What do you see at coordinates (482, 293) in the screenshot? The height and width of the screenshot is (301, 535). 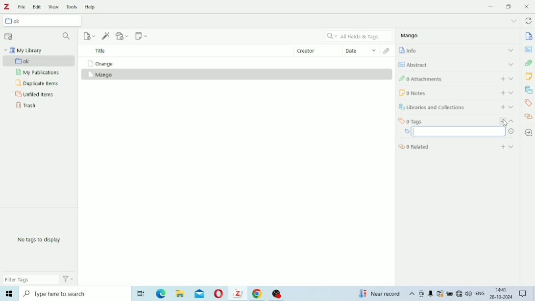 I see `ENG` at bounding box center [482, 293].